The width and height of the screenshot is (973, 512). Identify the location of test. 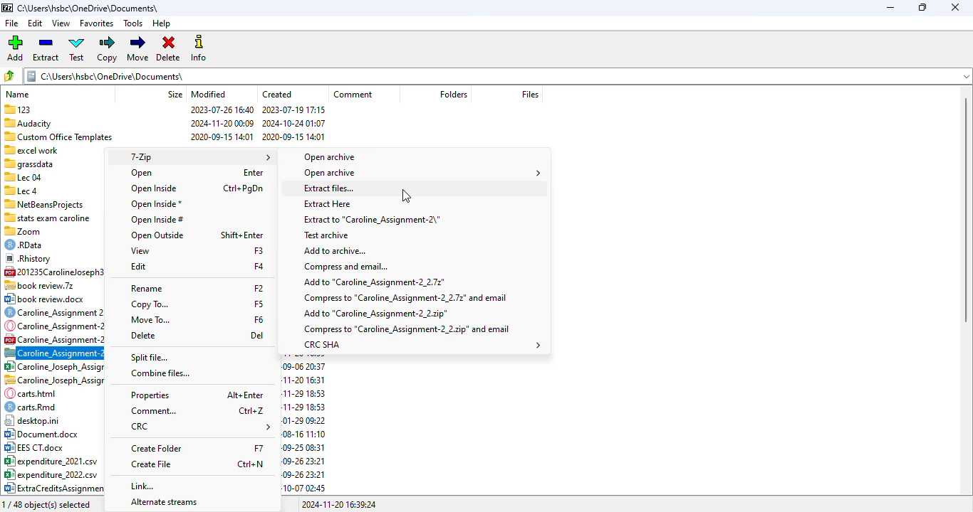
(77, 48).